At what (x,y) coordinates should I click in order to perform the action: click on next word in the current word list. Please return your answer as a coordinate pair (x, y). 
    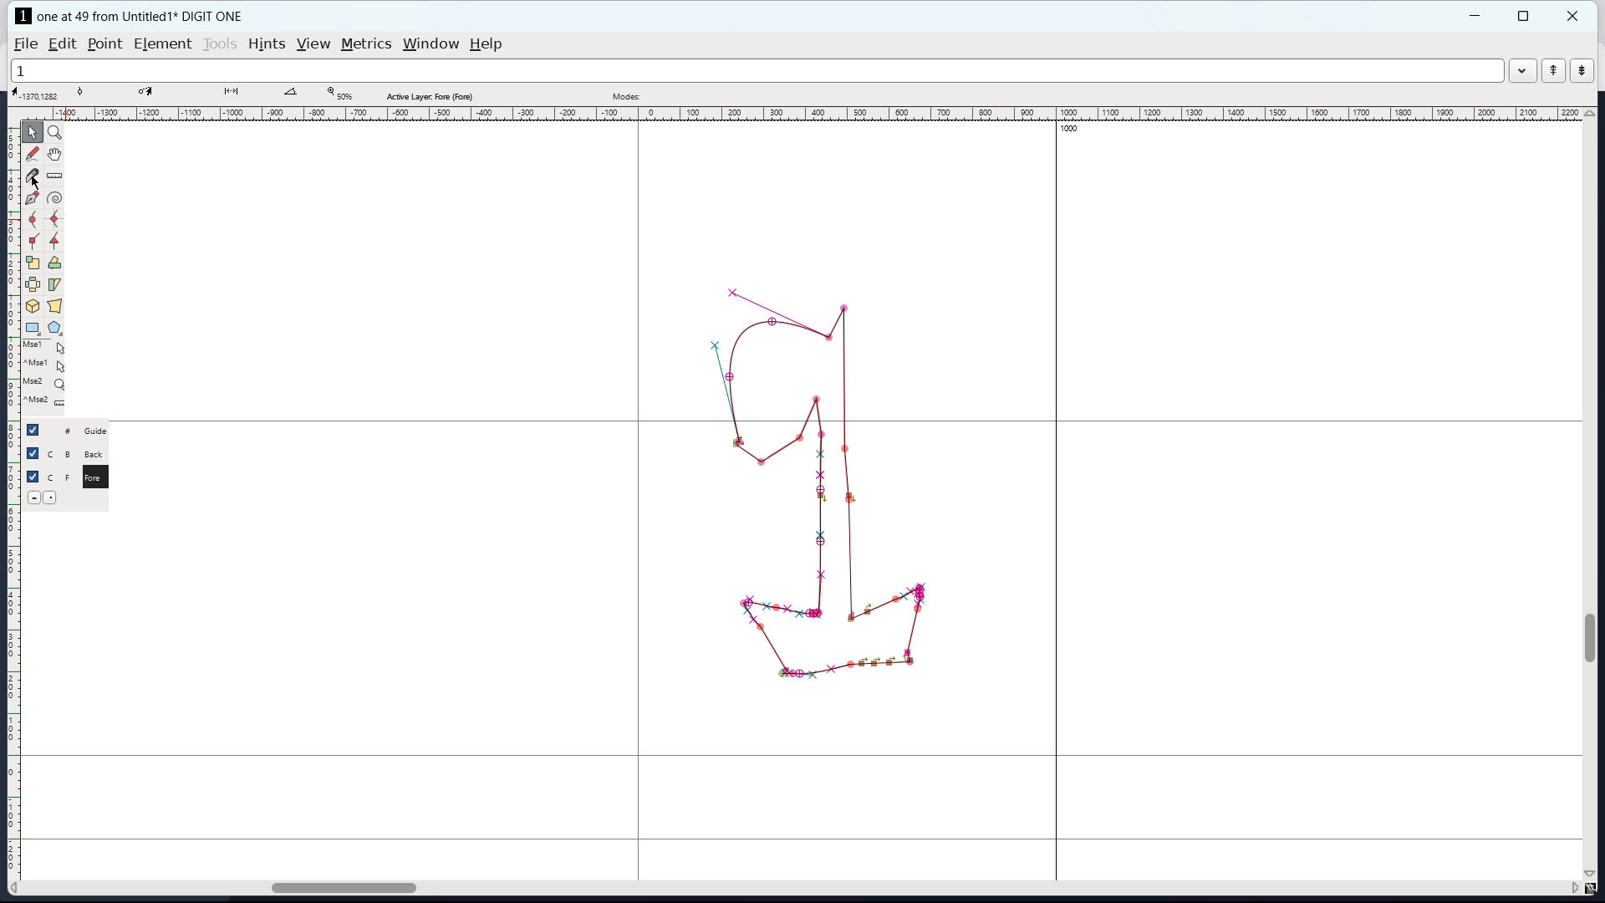
    Looking at the image, I should click on (1582, 71).